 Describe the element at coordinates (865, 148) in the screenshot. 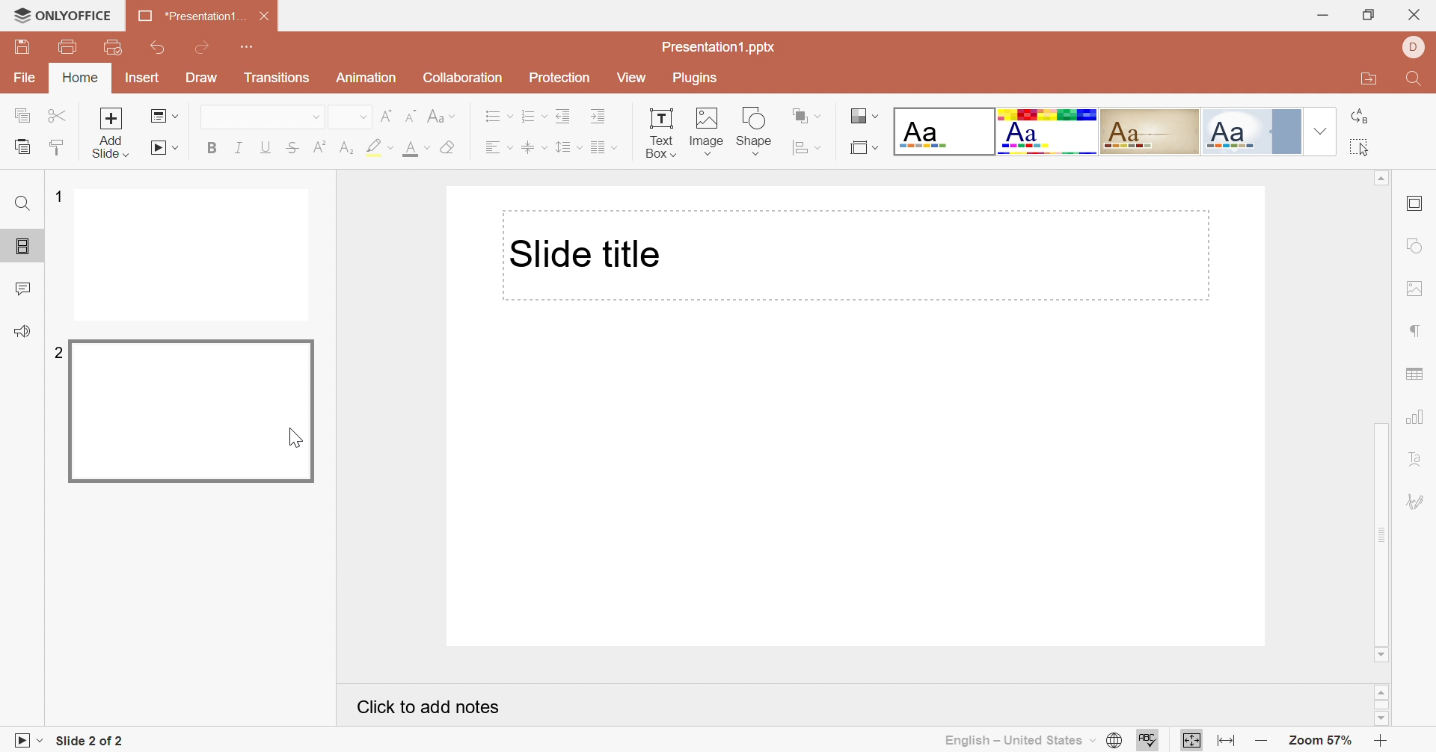

I see `Change slide size` at that location.